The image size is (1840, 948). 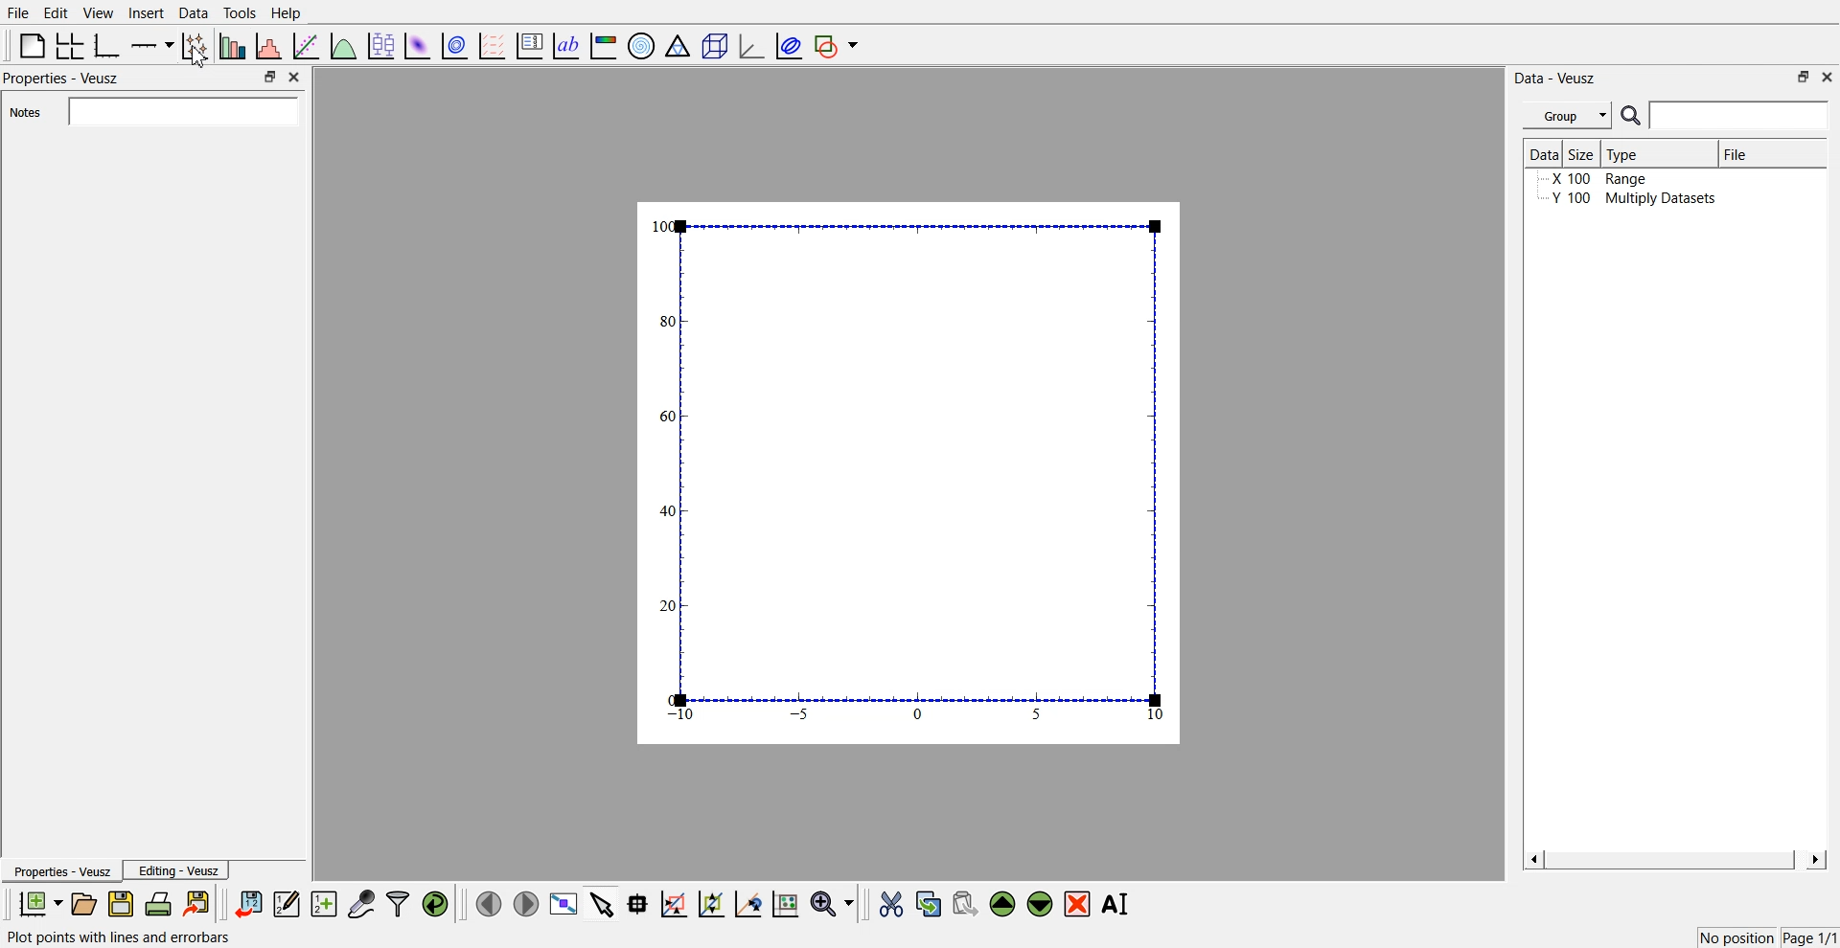 I want to click on base graphs, so click(x=108, y=45).